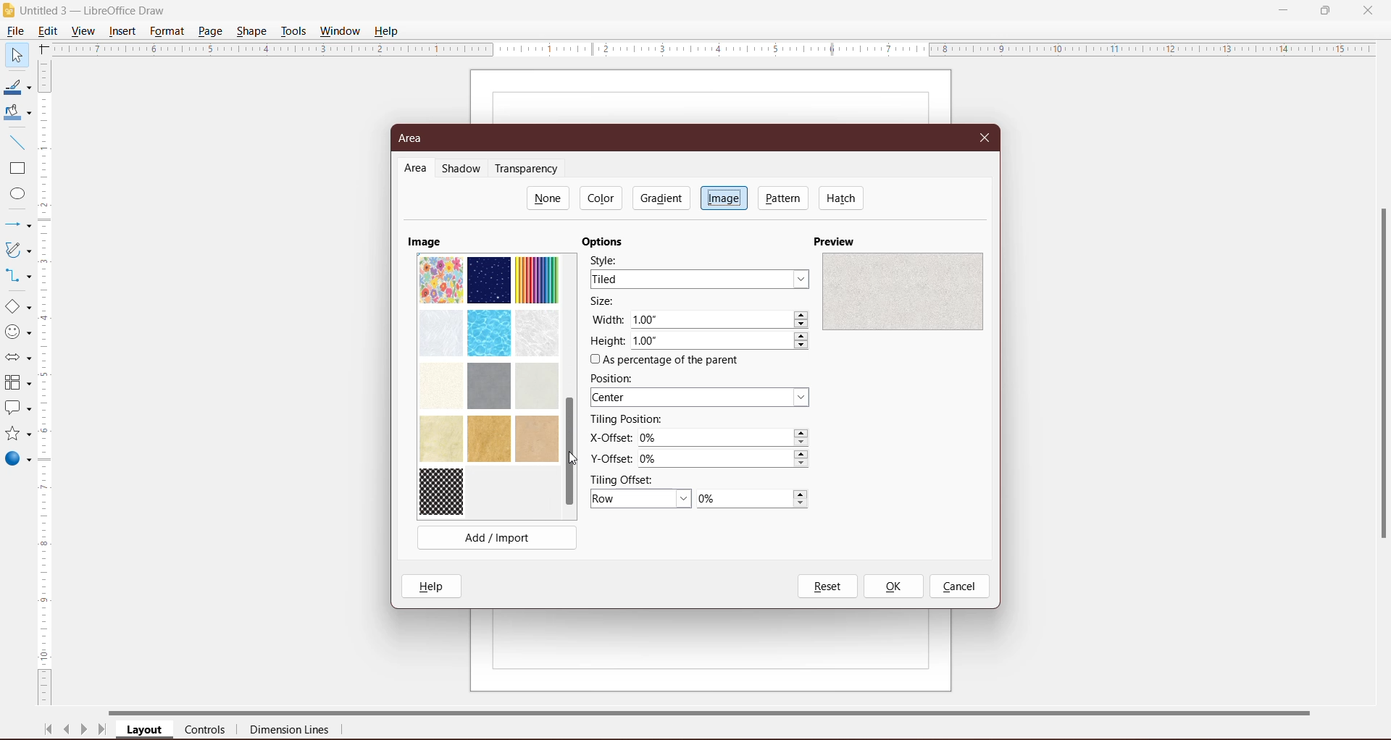 This screenshot has width=1391, height=740. Describe the element at coordinates (628, 479) in the screenshot. I see `Tiling Offset` at that location.